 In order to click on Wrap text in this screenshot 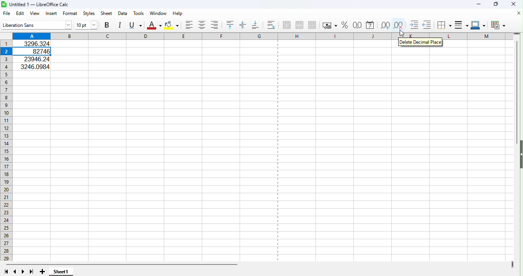, I will do `click(272, 24)`.